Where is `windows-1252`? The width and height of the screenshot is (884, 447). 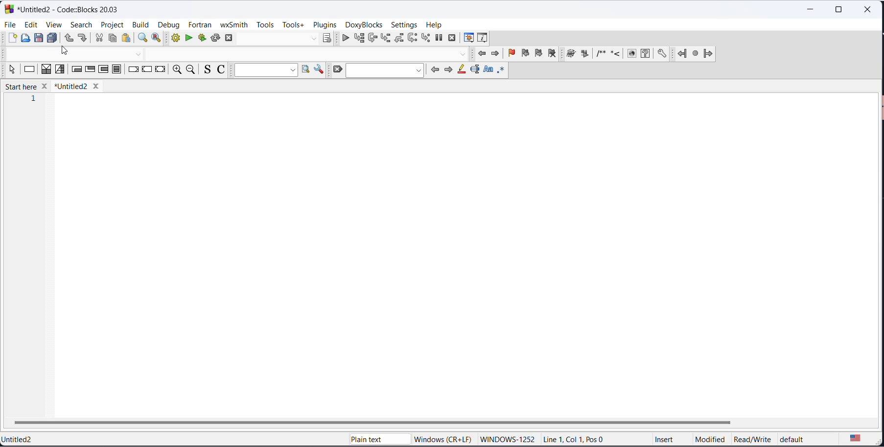
windows-1252 is located at coordinates (508, 438).